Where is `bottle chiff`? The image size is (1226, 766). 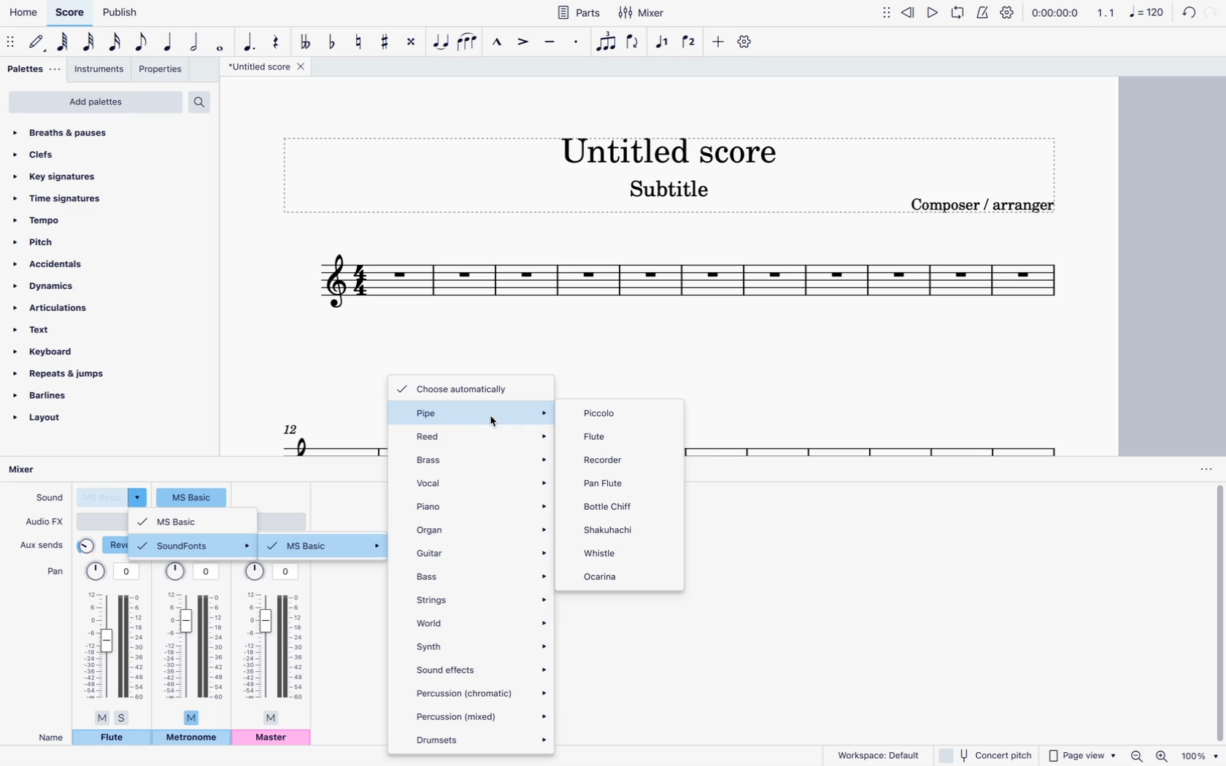
bottle chiff is located at coordinates (610, 505).